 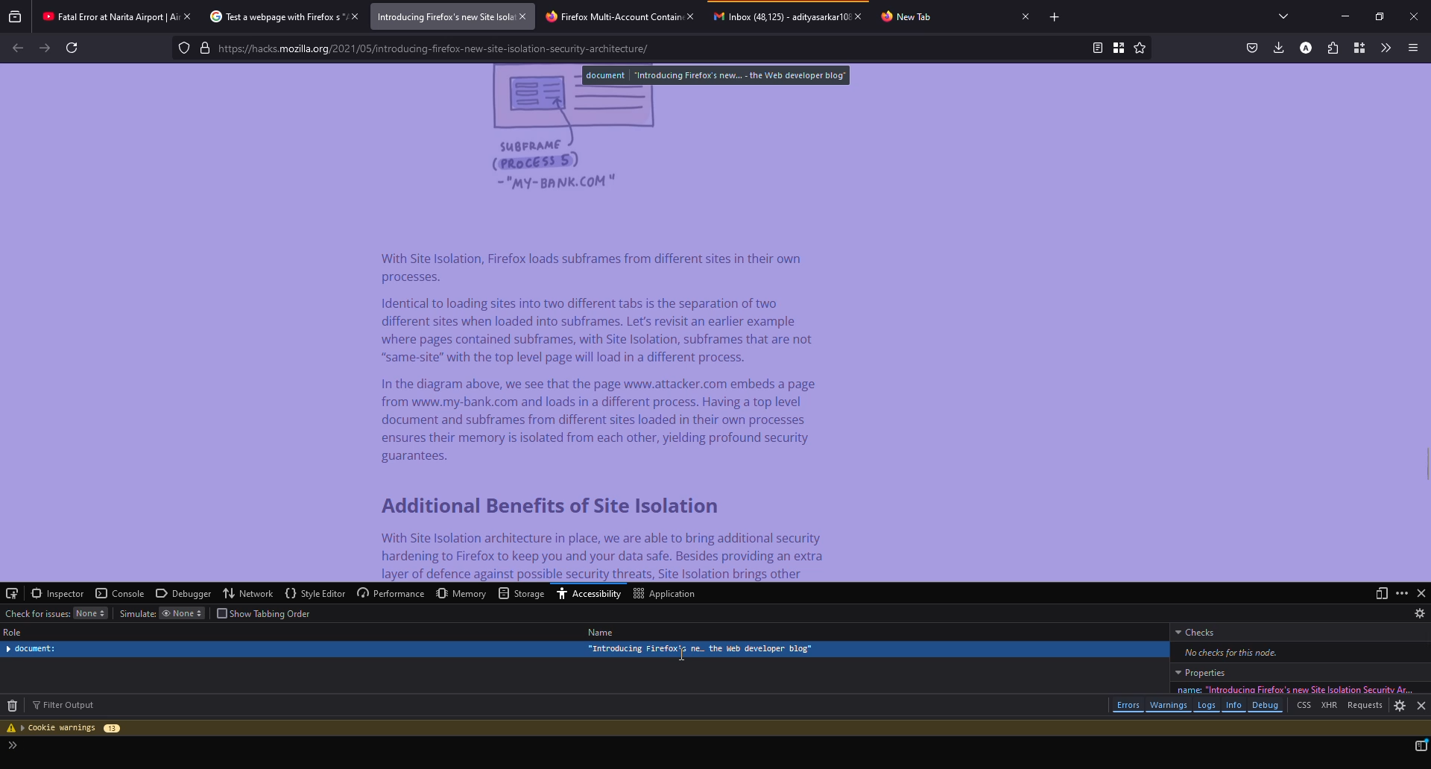 I want to click on close, so click(x=1024, y=16).